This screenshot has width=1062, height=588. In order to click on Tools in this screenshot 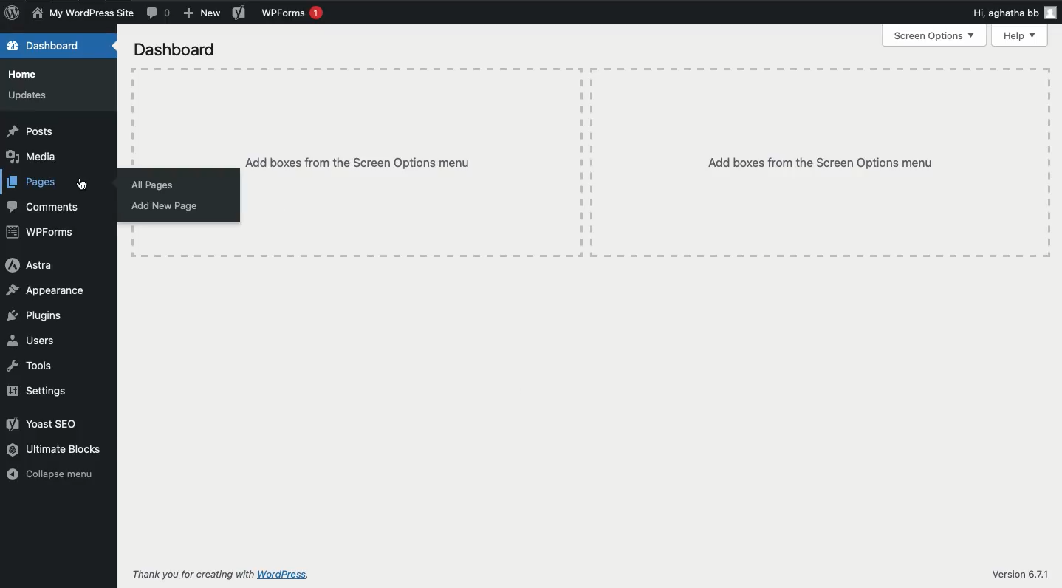, I will do `click(30, 367)`.